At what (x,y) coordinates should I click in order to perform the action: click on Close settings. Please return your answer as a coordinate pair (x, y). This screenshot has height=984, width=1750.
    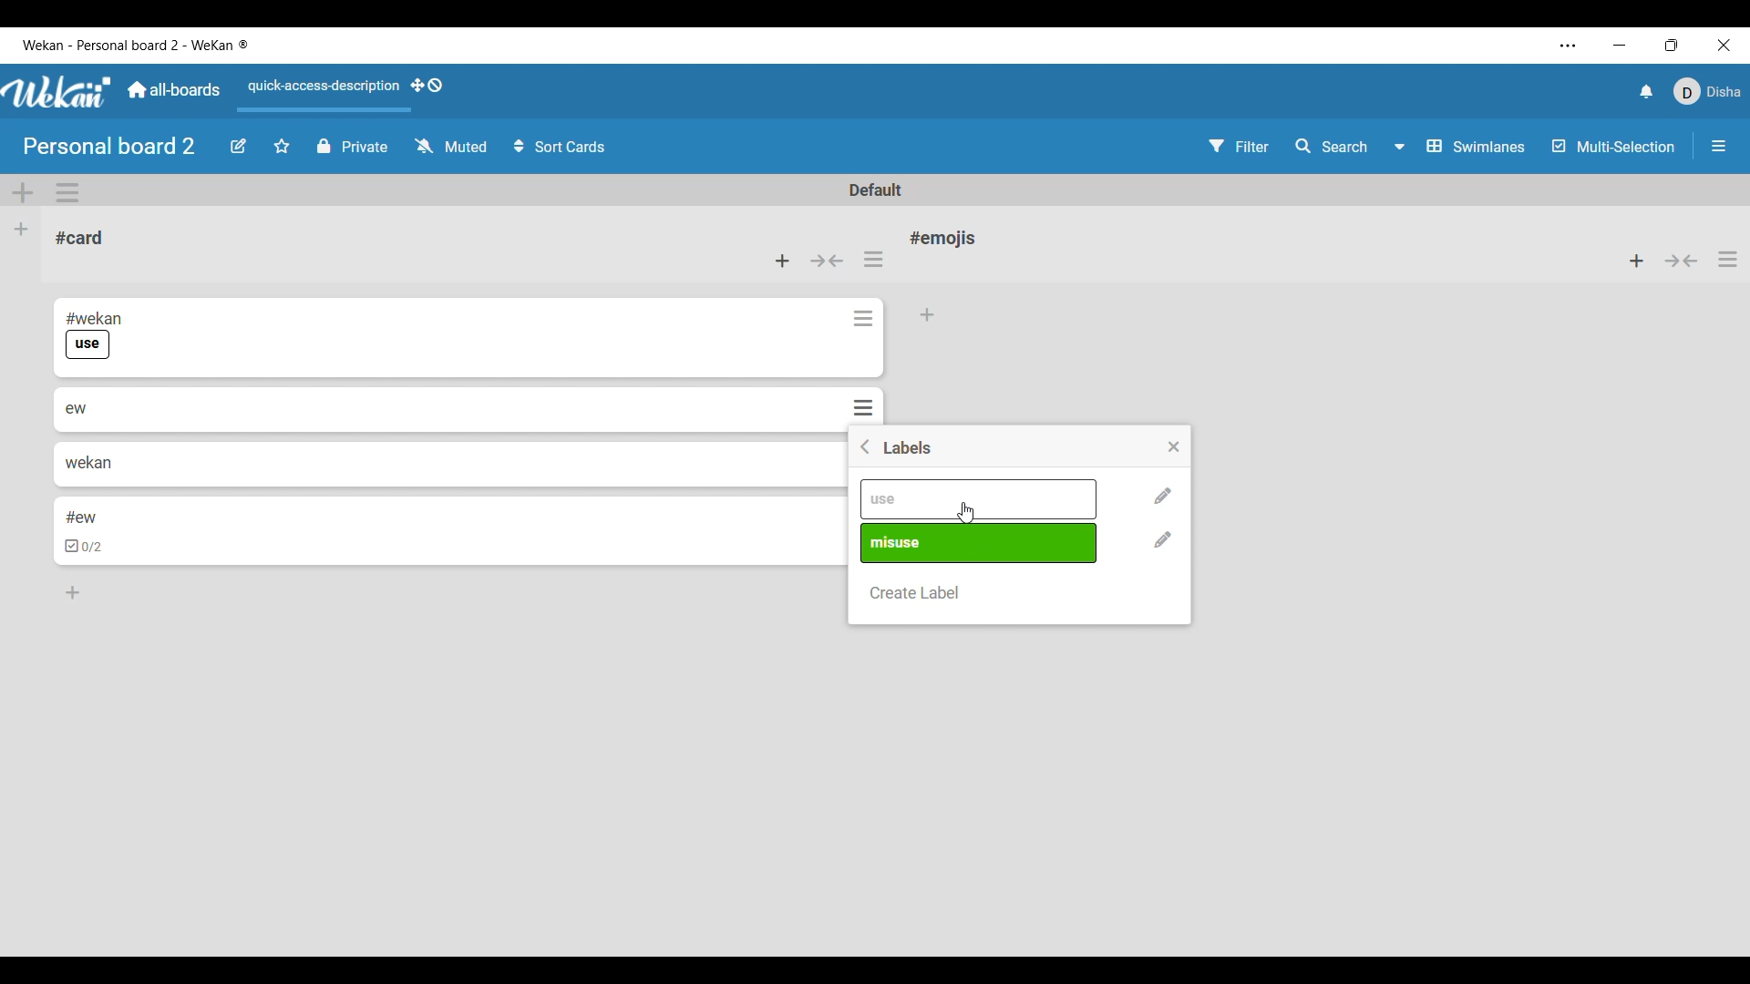
    Looking at the image, I should click on (1175, 446).